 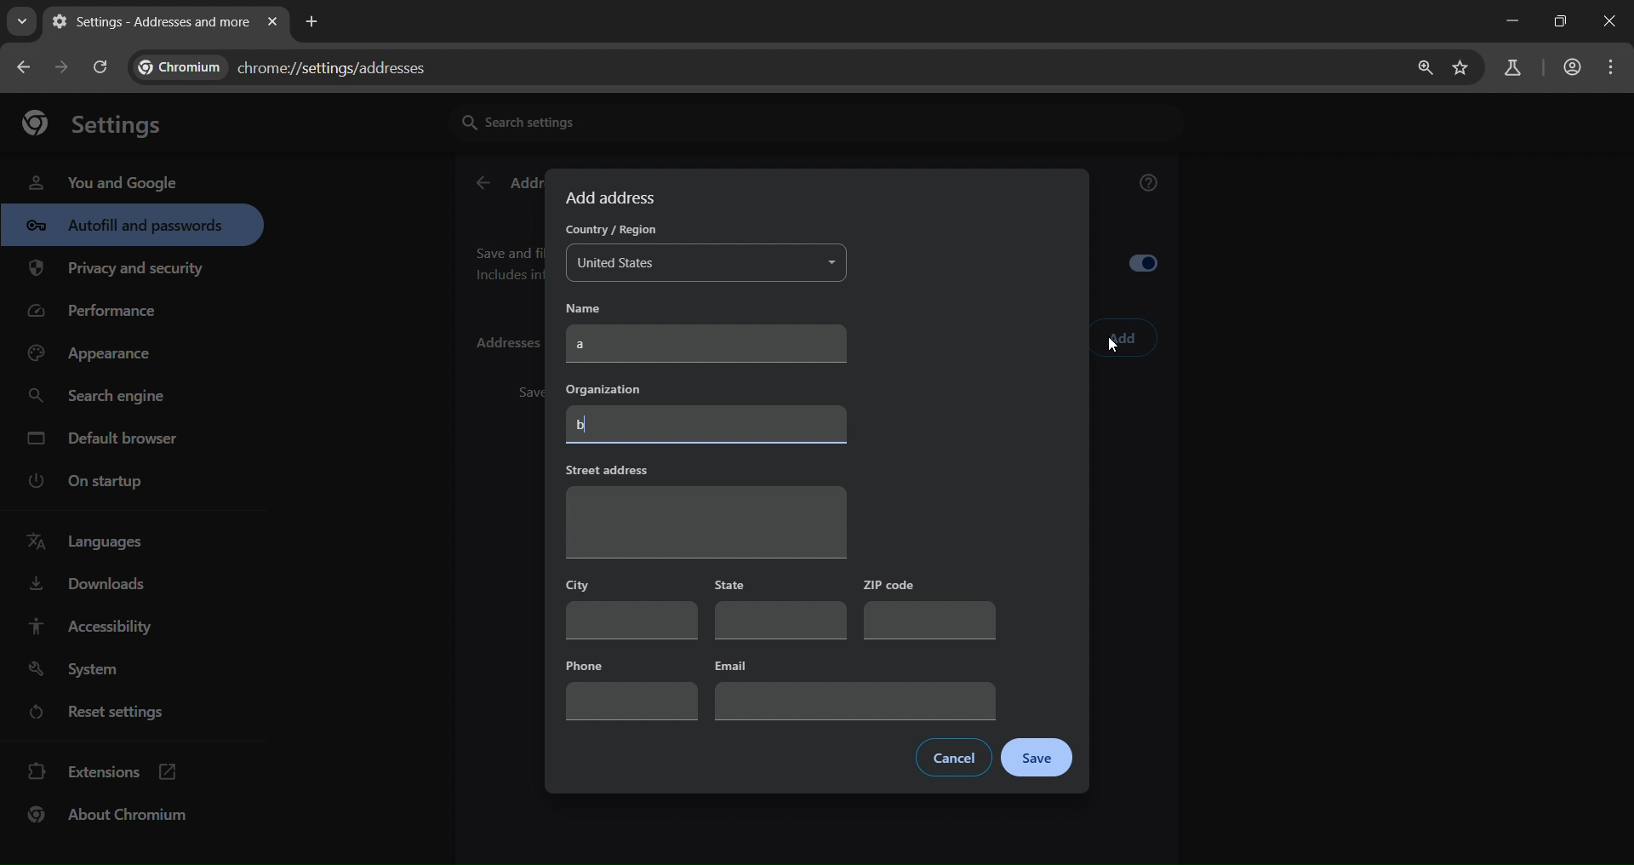 What do you see at coordinates (111, 814) in the screenshot?
I see `bout chromium` at bounding box center [111, 814].